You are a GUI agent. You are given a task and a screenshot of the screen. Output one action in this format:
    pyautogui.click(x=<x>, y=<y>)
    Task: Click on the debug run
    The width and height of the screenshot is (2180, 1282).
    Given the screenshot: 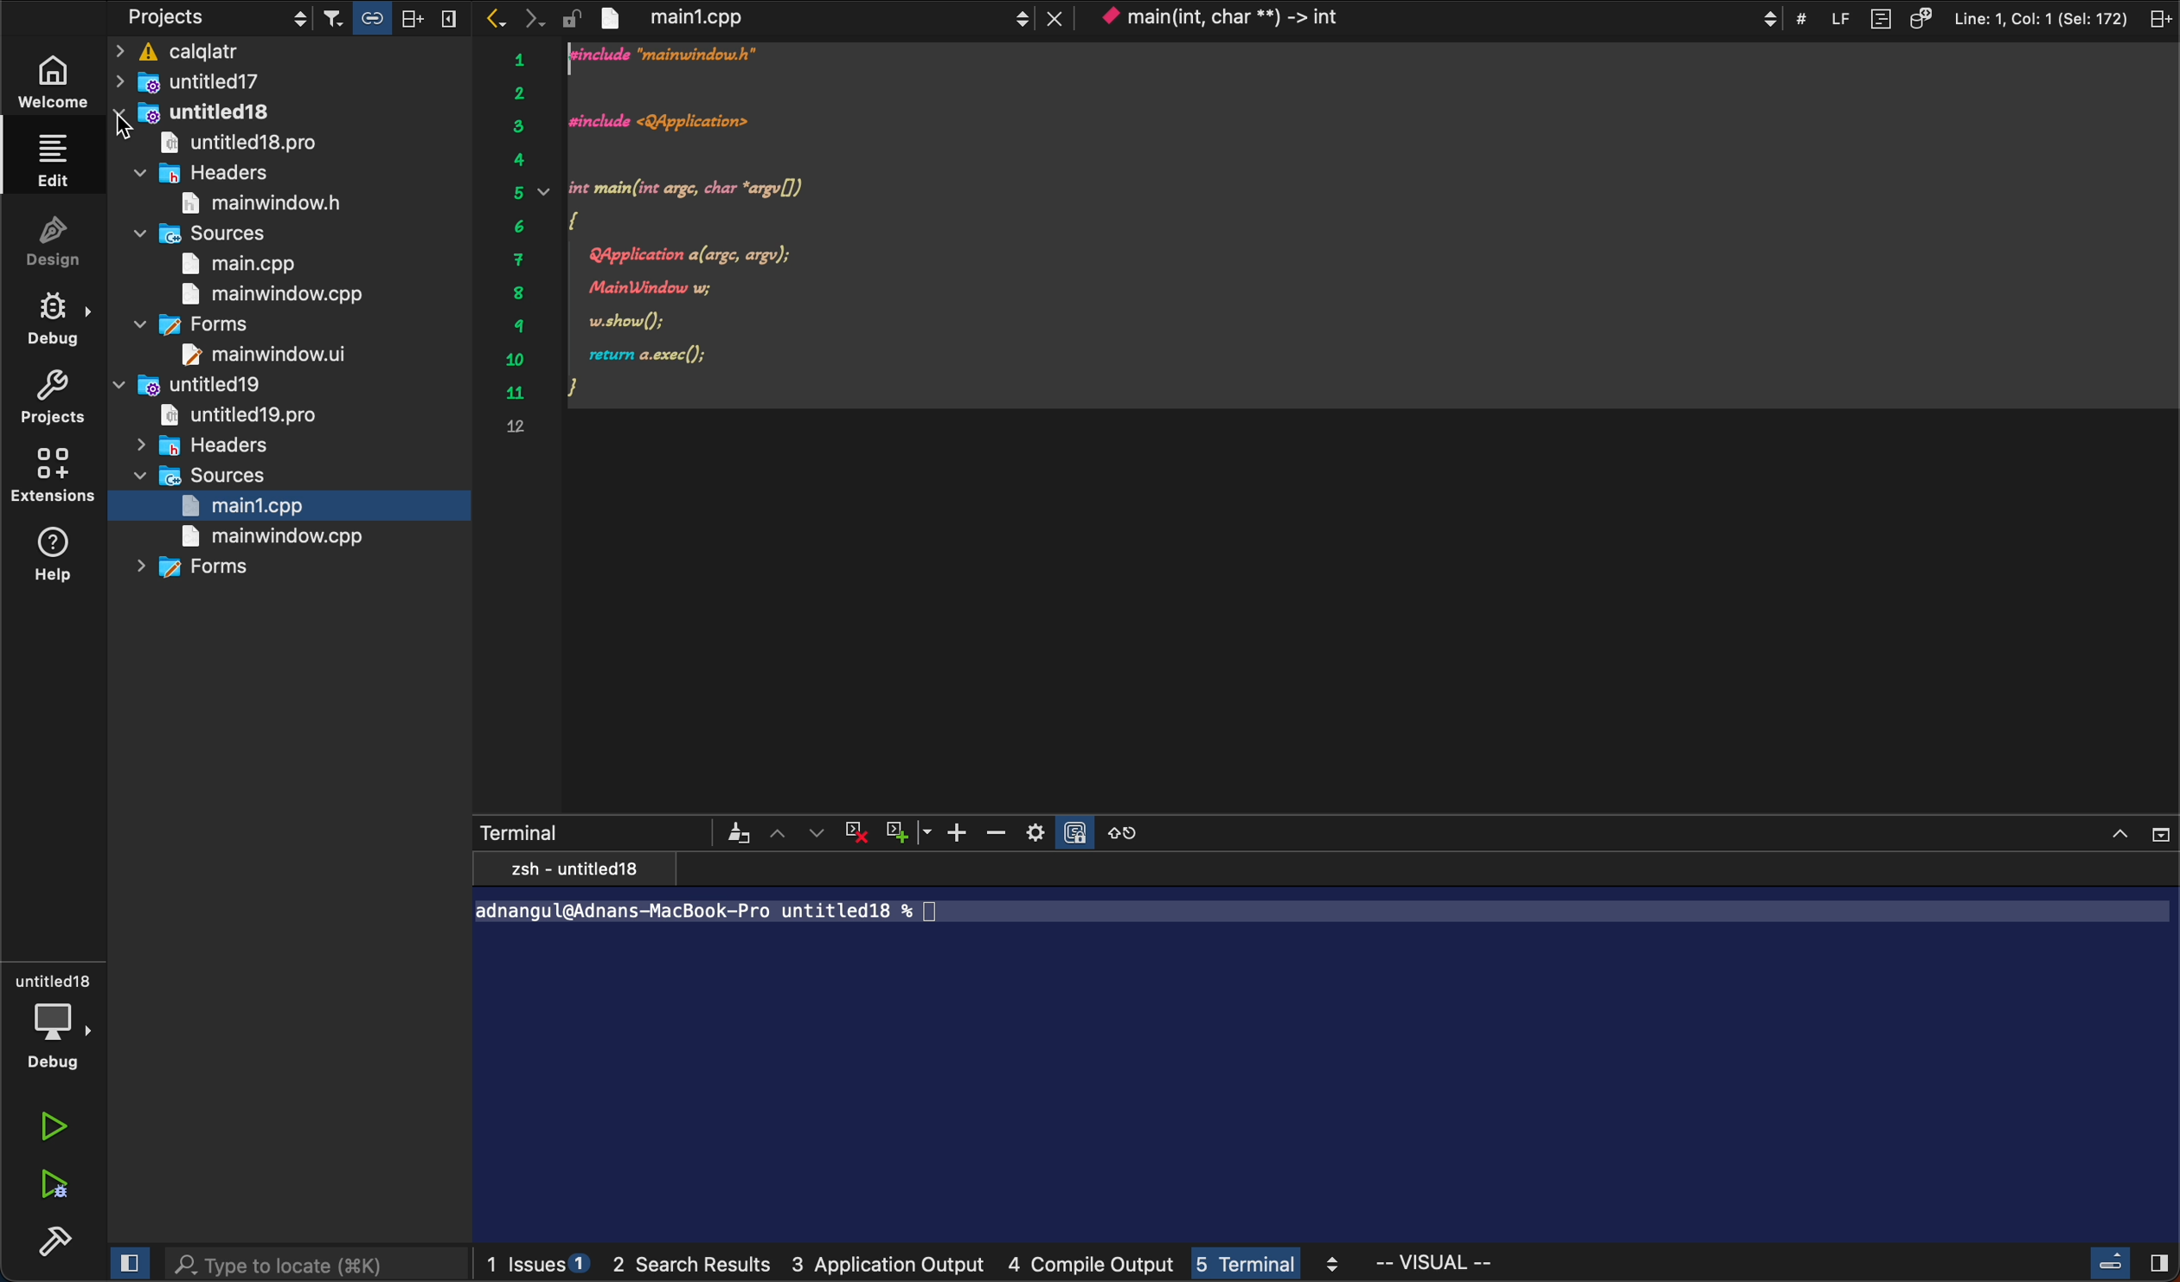 What is the action you would take?
    pyautogui.click(x=48, y=1187)
    